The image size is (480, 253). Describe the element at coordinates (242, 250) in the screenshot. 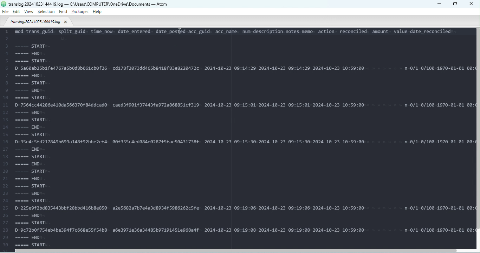

I see `Horizontal scroll bar` at that location.